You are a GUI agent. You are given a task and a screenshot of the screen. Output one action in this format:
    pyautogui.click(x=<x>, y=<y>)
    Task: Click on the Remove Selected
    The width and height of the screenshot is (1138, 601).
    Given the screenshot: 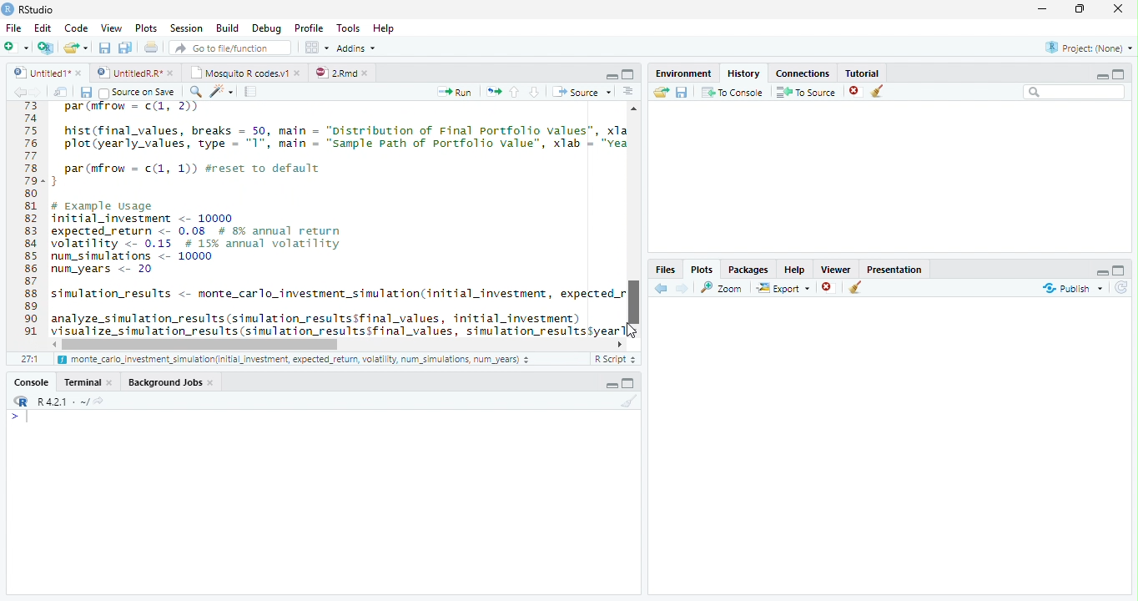 What is the action you would take?
    pyautogui.click(x=857, y=91)
    